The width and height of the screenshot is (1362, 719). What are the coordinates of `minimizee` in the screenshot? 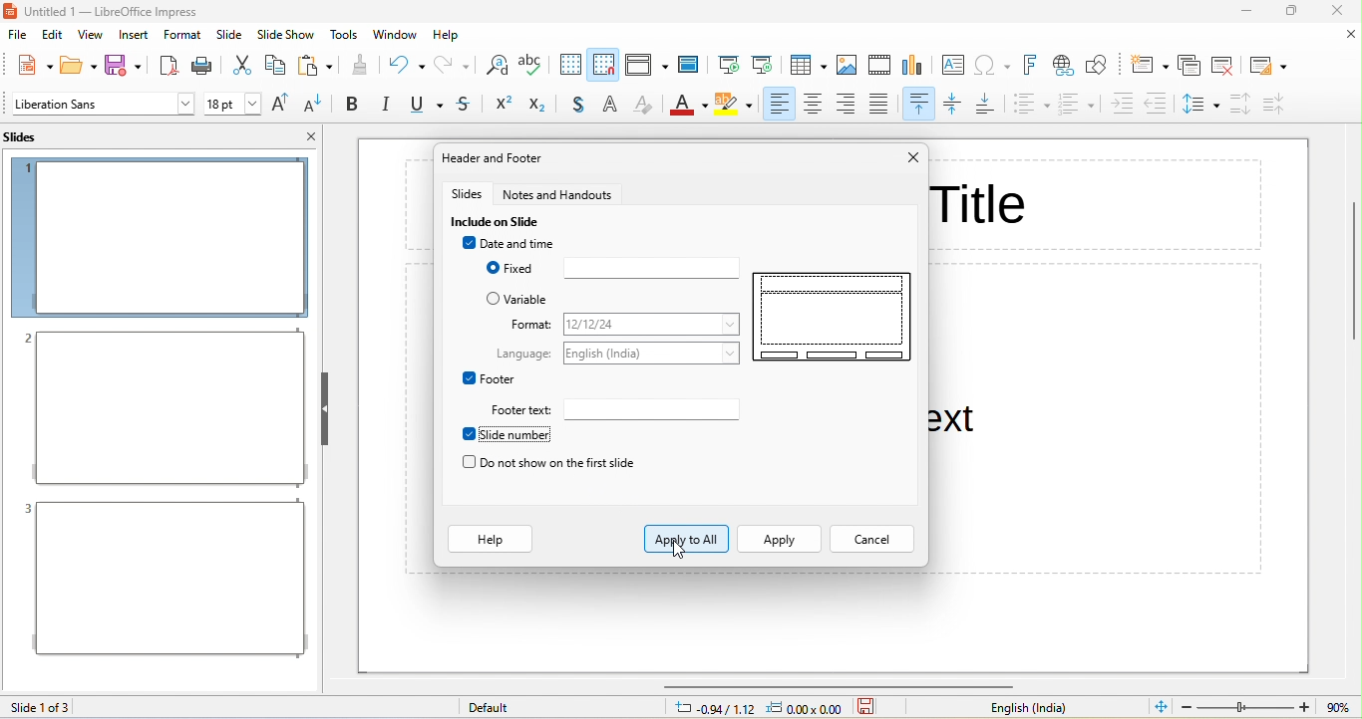 It's located at (1248, 11).